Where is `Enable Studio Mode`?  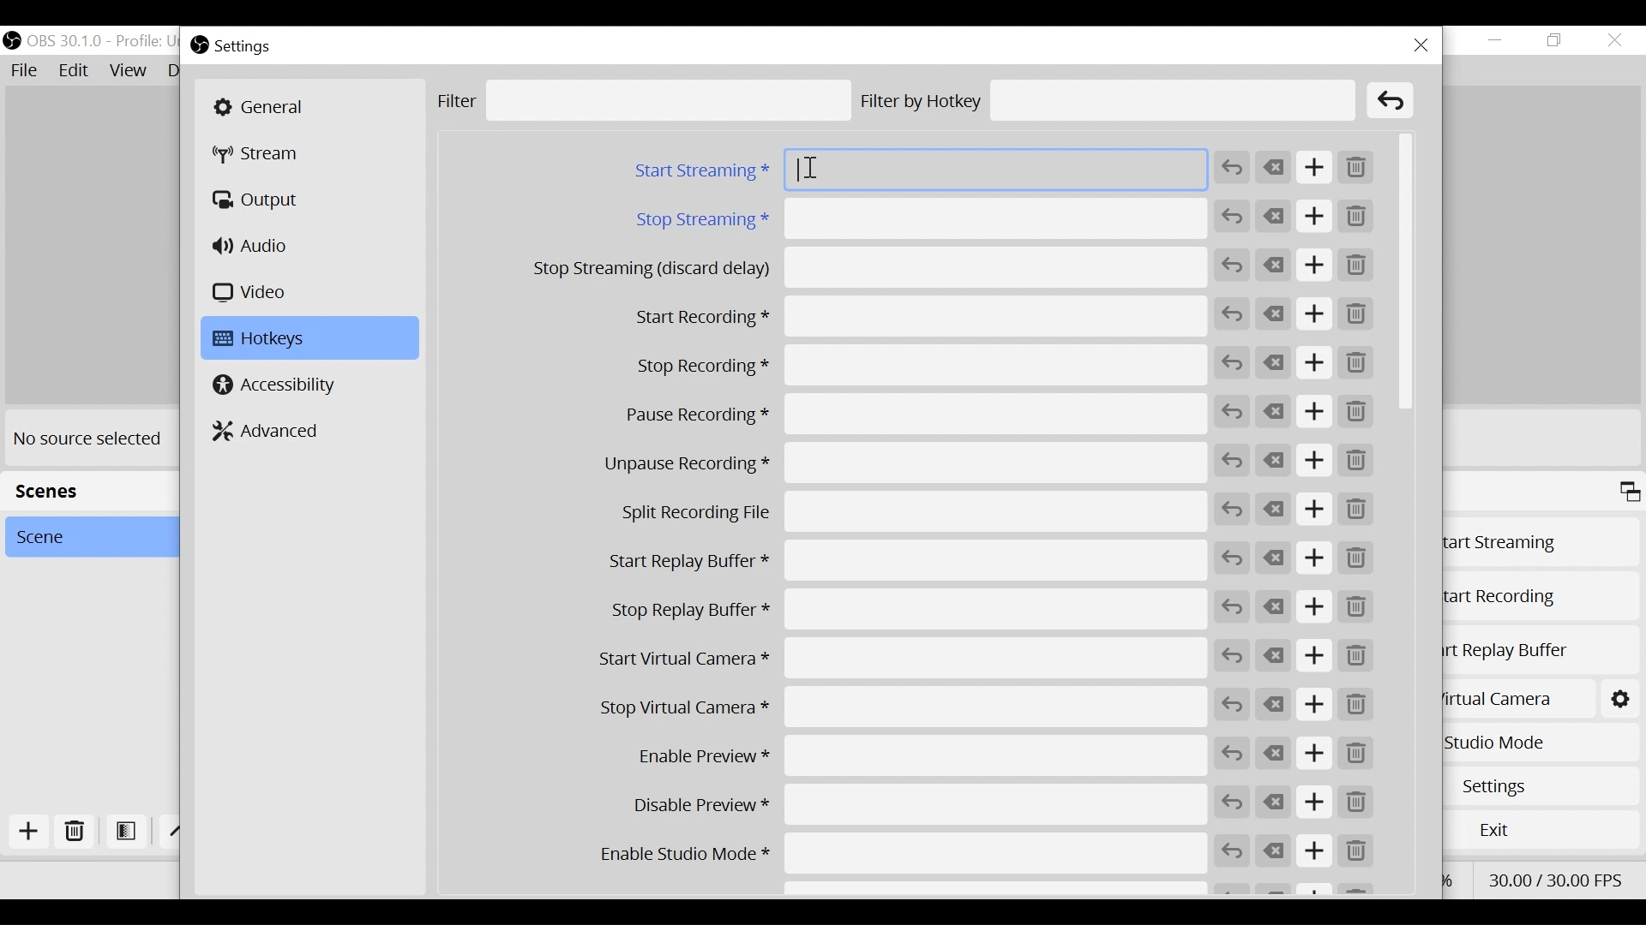 Enable Studio Mode is located at coordinates (903, 854).